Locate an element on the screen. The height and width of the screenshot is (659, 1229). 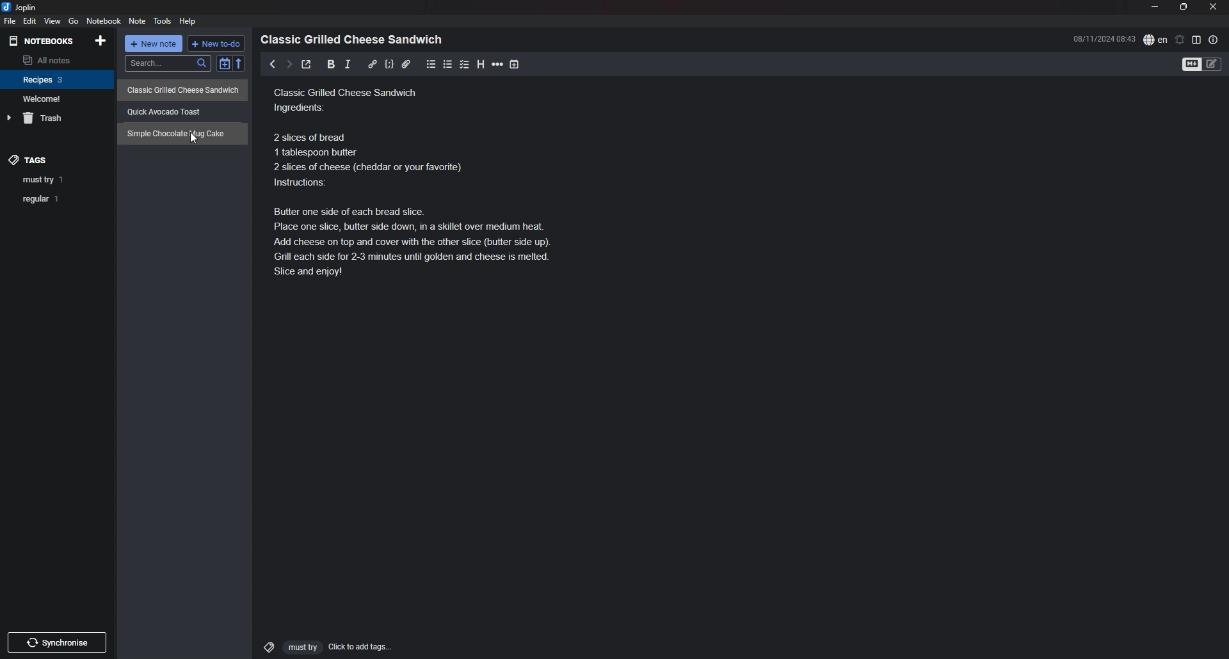
previous is located at coordinates (273, 64).